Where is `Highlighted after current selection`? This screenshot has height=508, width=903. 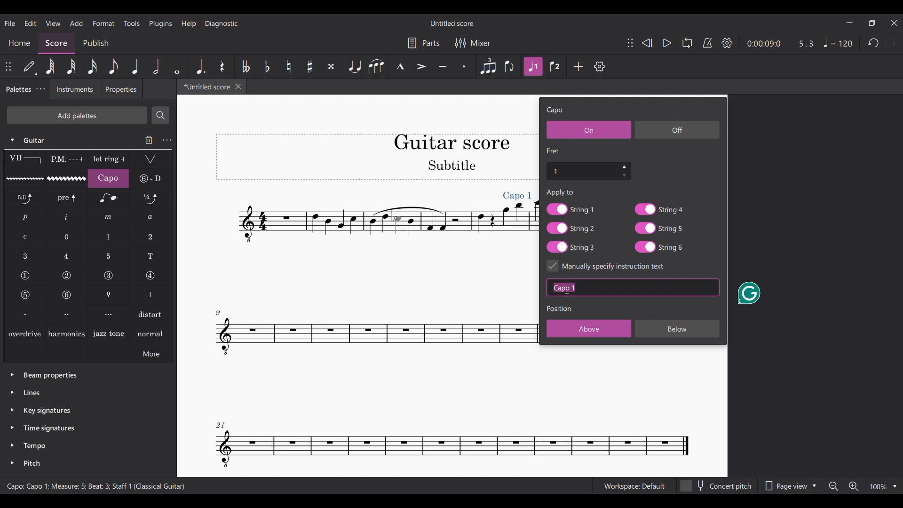
Highlighted after current selection is located at coordinates (534, 67).